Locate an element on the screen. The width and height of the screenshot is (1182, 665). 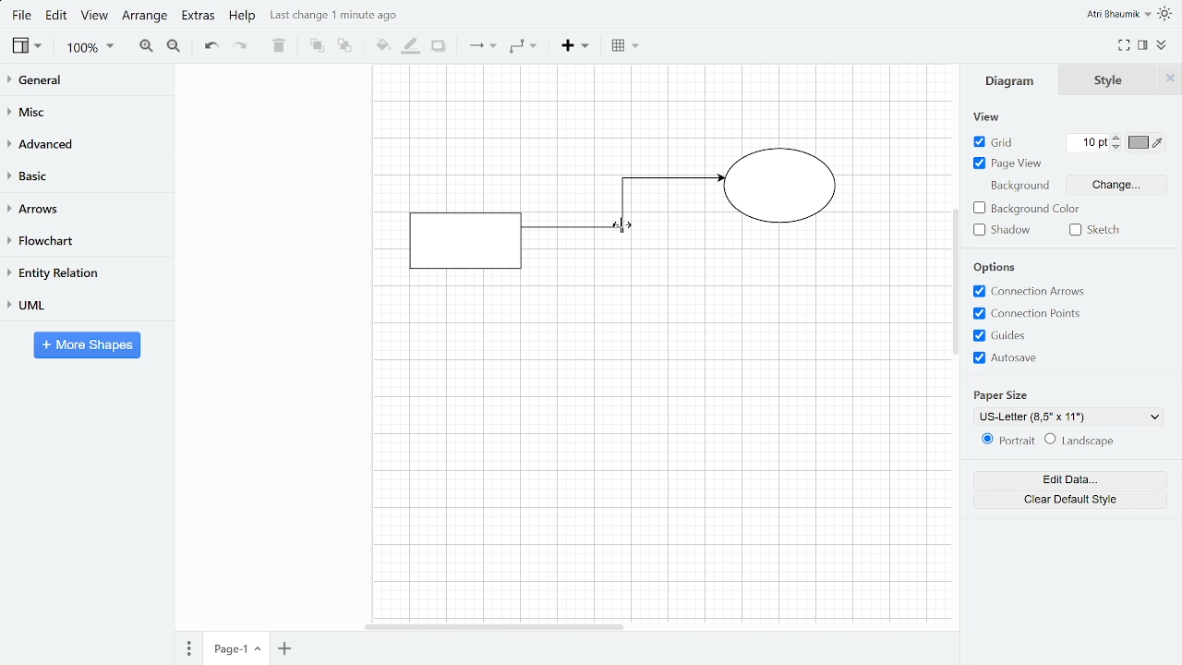
Fullscreen is located at coordinates (1125, 45).